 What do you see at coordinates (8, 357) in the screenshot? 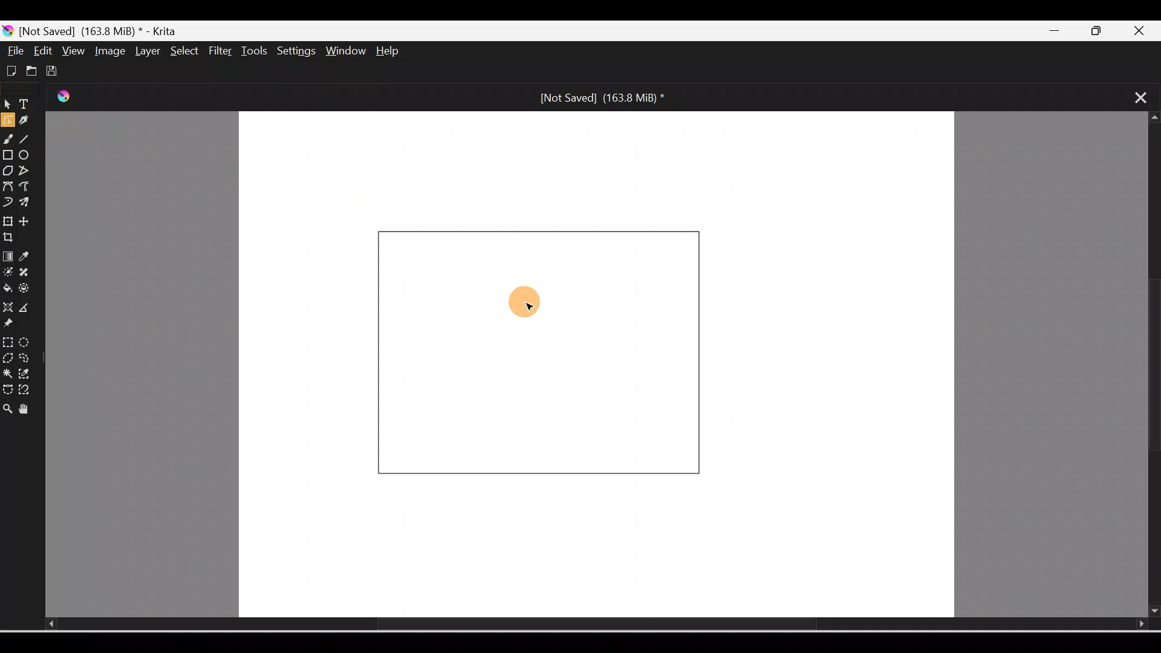
I see `Polygonal selection tool` at bounding box center [8, 357].